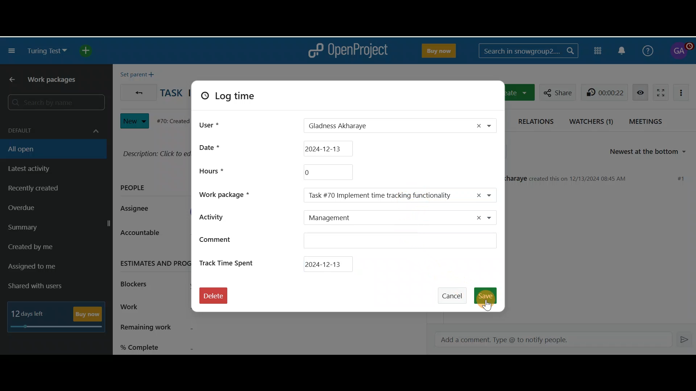  I want to click on Shared with users, so click(41, 286).